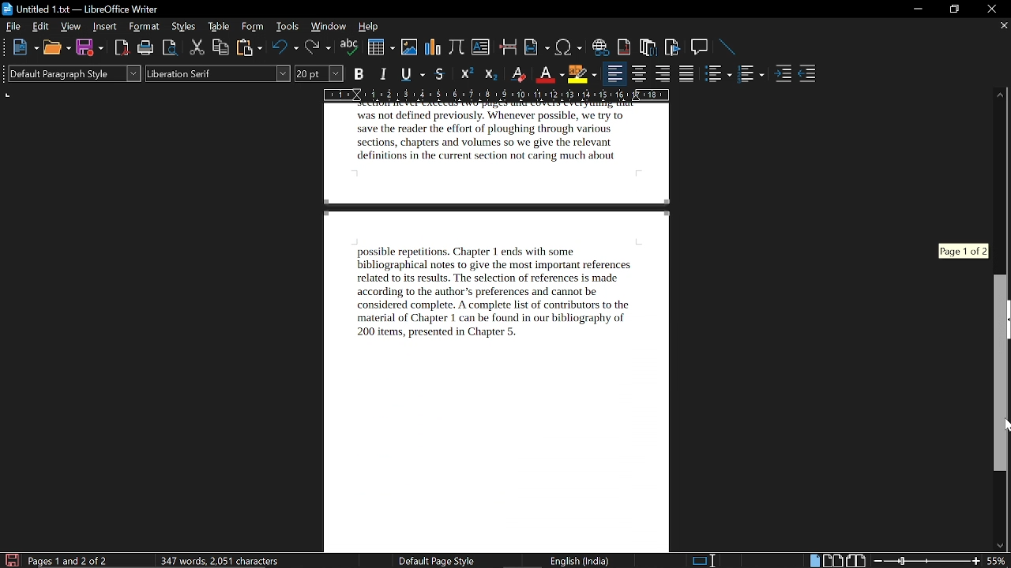  I want to click on edit, so click(39, 26).